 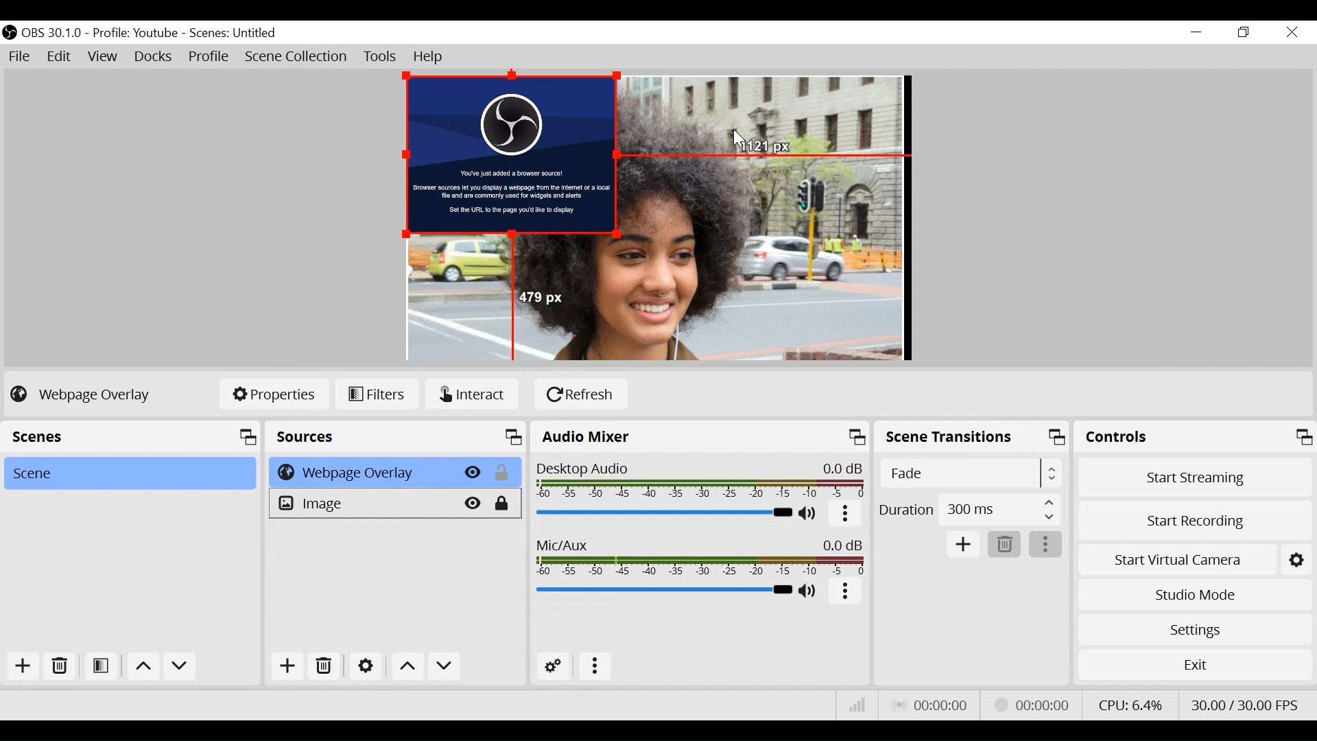 I want to click on Start Virtual Camera, so click(x=1176, y=561).